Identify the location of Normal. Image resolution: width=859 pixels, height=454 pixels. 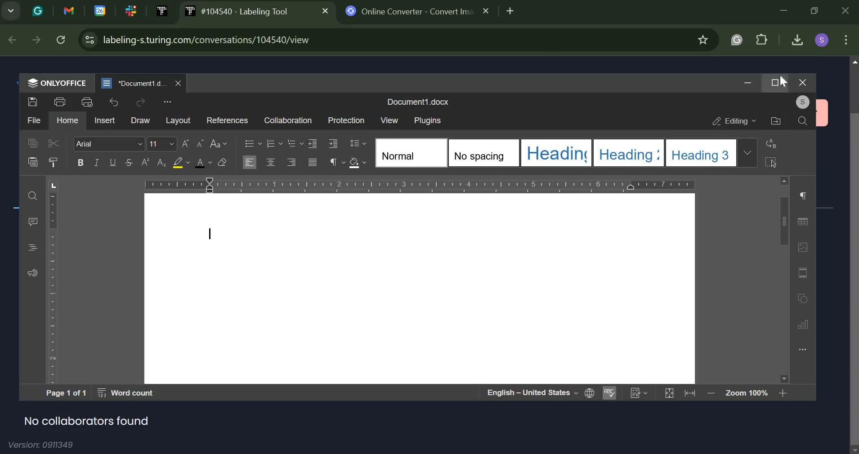
(413, 153).